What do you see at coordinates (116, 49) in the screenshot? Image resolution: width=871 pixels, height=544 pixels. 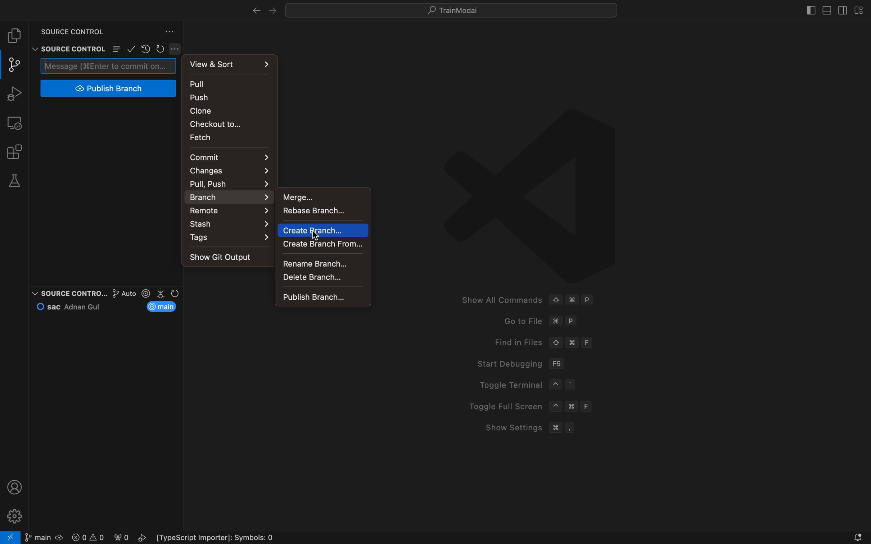 I see `` at bounding box center [116, 49].